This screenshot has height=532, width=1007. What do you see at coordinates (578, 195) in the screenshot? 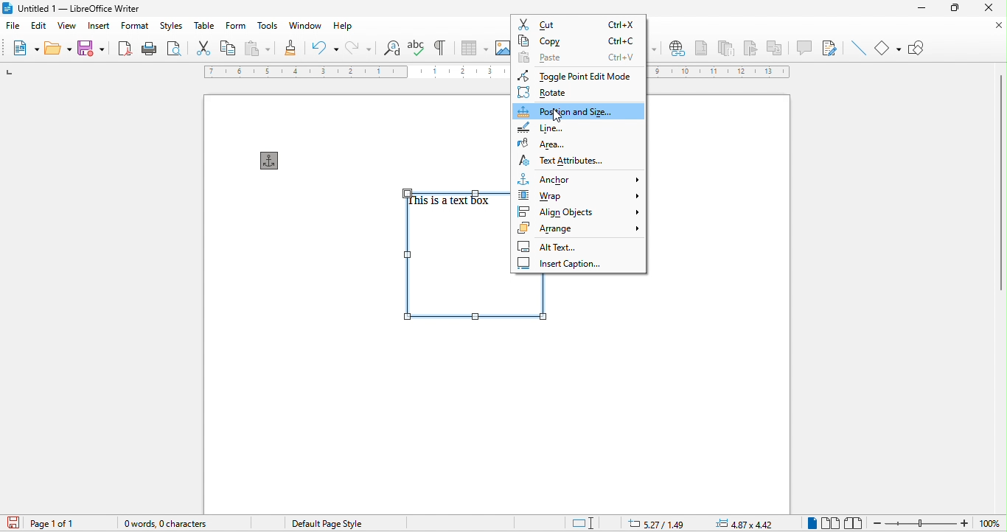
I see `wrap` at bounding box center [578, 195].